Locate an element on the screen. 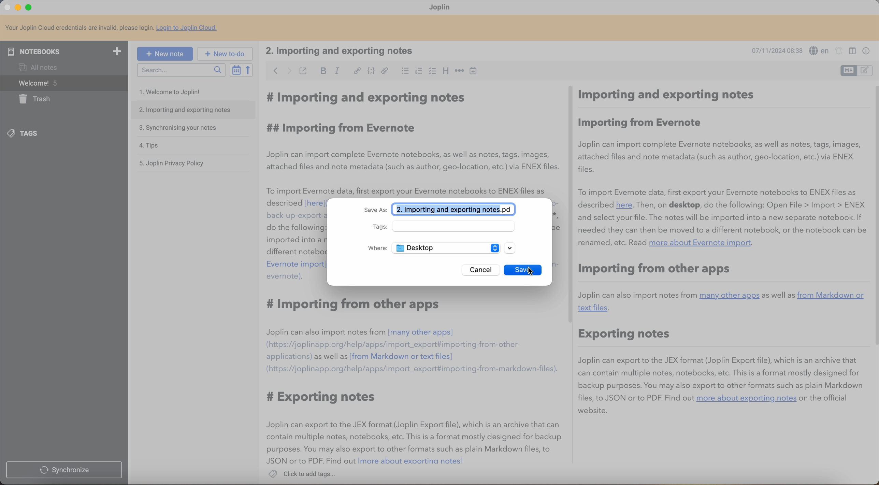 This screenshot has width=879, height=485. spell checker is located at coordinates (819, 50).